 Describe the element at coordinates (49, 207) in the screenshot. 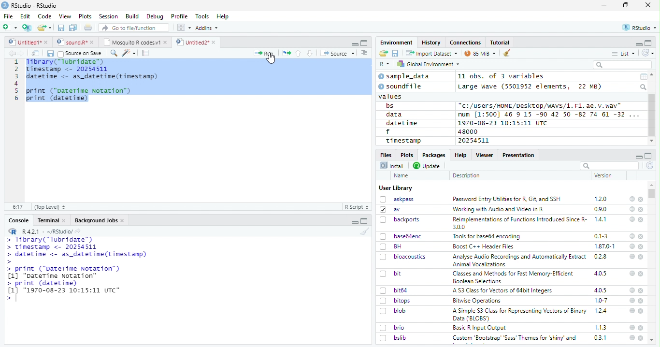

I see `(Top Level)` at that location.